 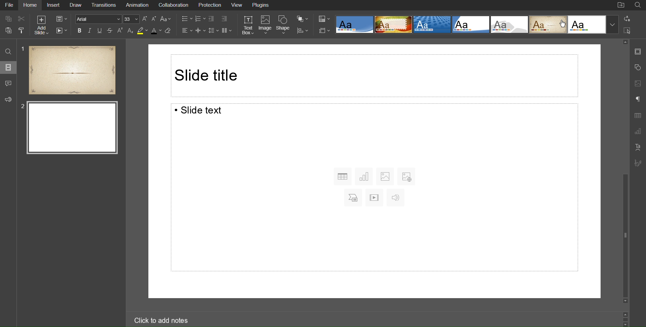 What do you see at coordinates (167, 19) in the screenshot?
I see `Font Case` at bounding box center [167, 19].